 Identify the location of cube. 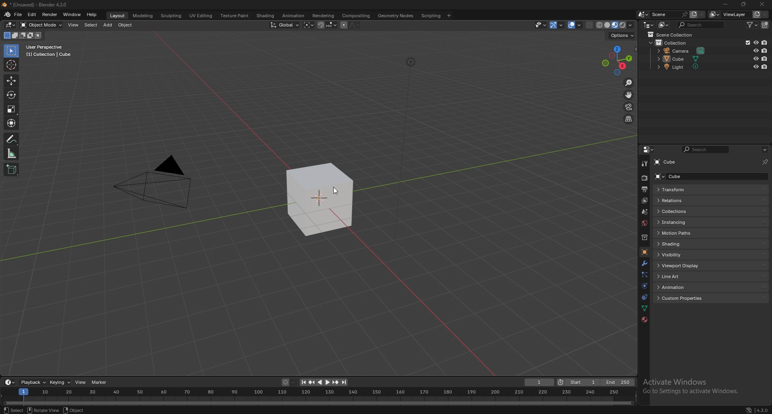
(683, 176).